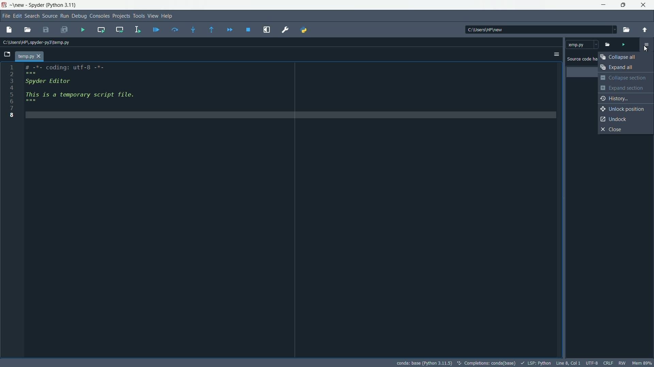 This screenshot has height=367, width=654. Describe the element at coordinates (9, 30) in the screenshot. I see `new file` at that location.